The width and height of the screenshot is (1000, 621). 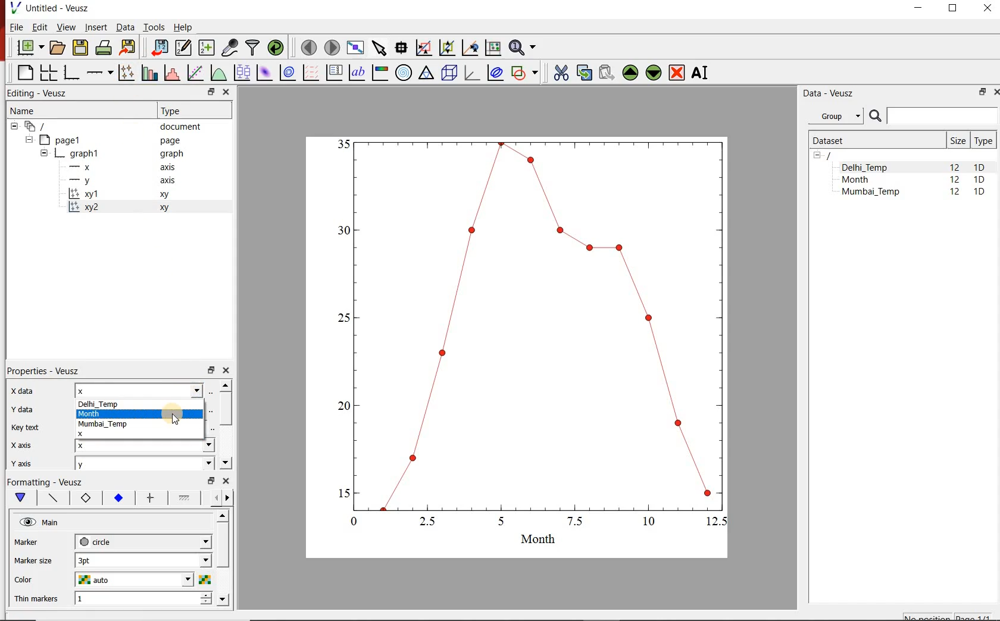 I want to click on base graph, so click(x=70, y=73).